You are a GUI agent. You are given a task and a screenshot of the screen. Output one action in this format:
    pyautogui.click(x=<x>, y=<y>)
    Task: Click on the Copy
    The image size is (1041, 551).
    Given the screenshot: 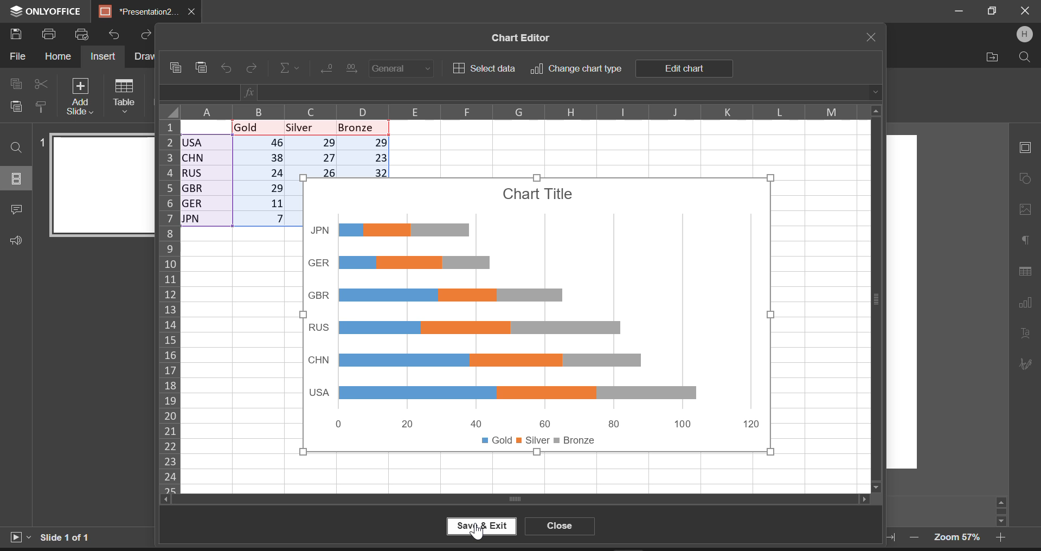 What is the action you would take?
    pyautogui.click(x=17, y=82)
    